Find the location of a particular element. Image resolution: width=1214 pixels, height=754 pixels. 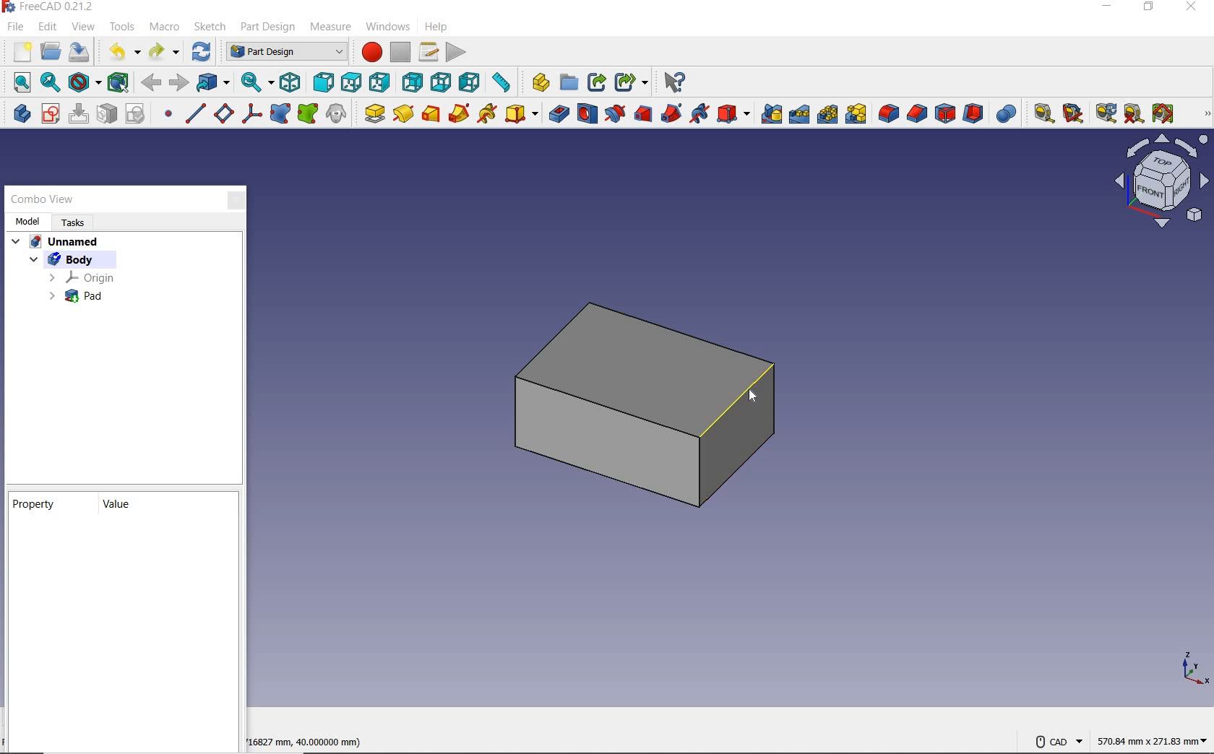

create an additive primitive is located at coordinates (520, 113).